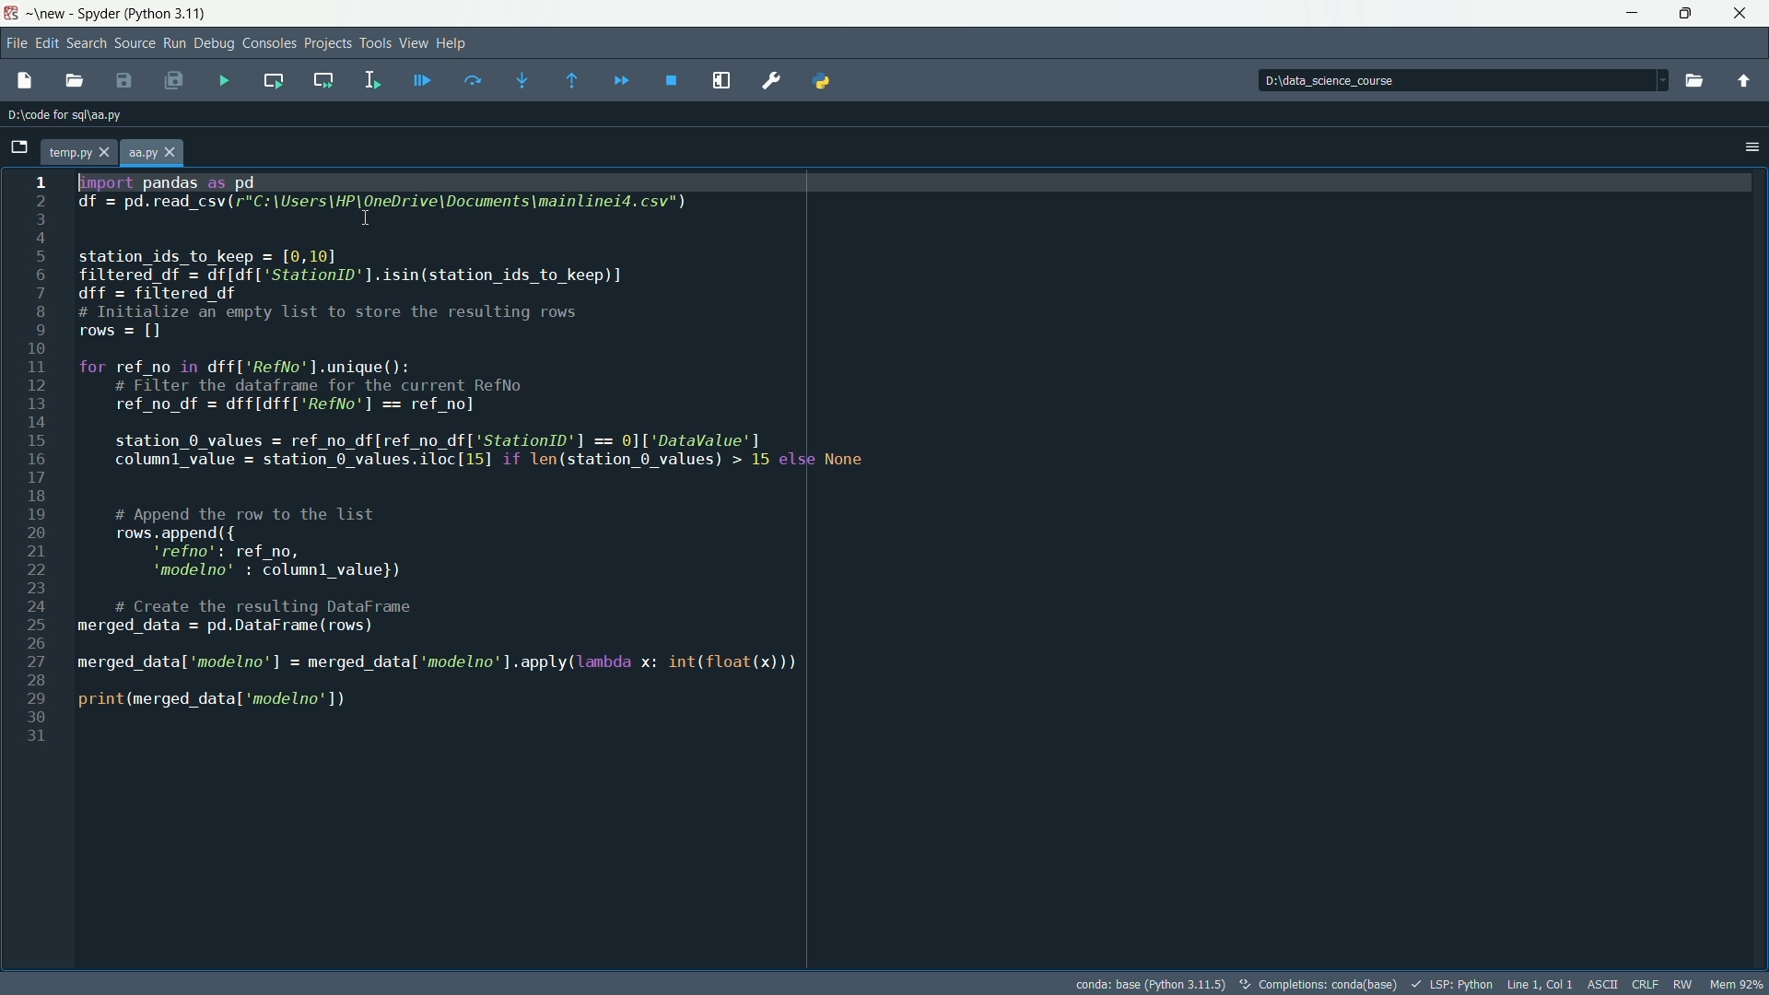 The width and height of the screenshot is (1769, 995). Describe the element at coordinates (453, 42) in the screenshot. I see `help menu` at that location.